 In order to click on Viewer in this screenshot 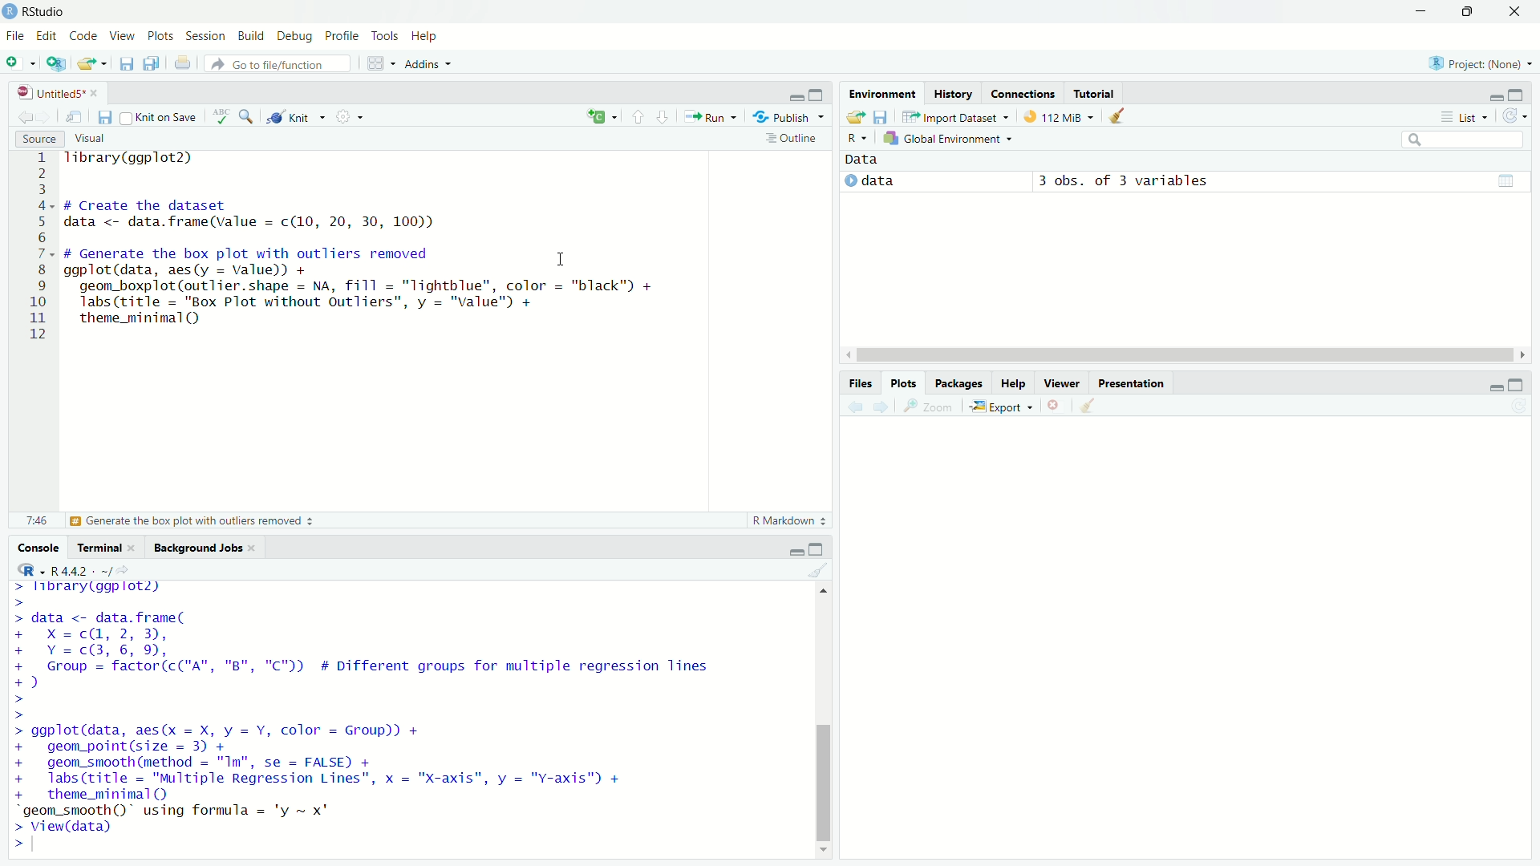, I will do `click(1061, 382)`.